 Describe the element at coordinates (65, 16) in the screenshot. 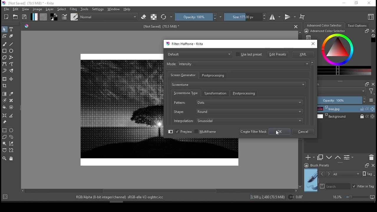

I see `edit brush settings` at that location.